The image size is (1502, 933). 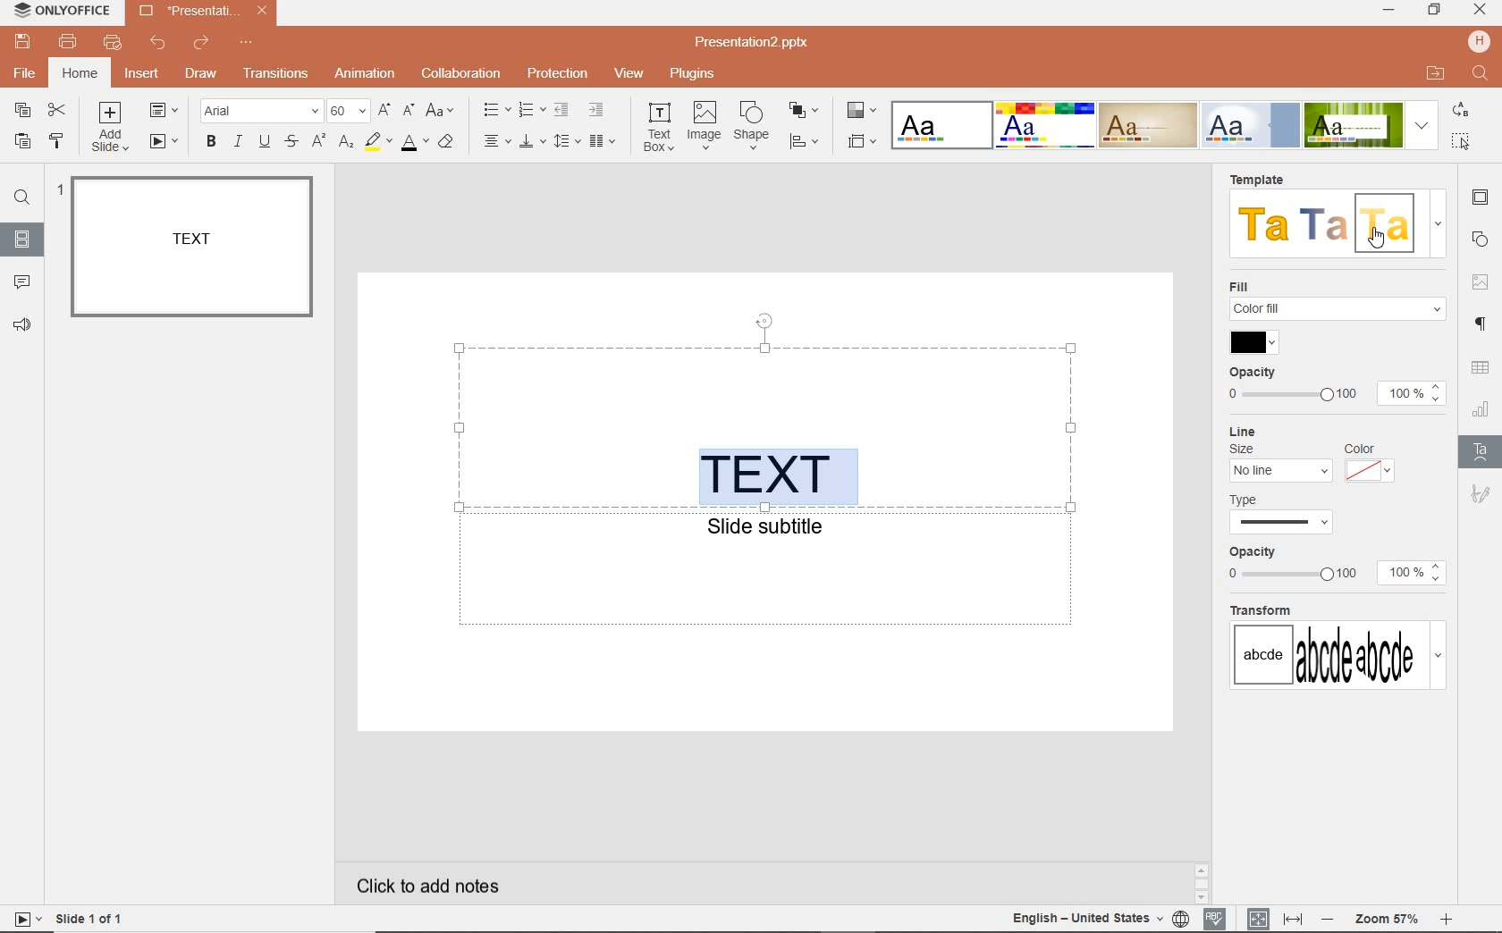 I want to click on DECREASE INDENT, so click(x=561, y=112).